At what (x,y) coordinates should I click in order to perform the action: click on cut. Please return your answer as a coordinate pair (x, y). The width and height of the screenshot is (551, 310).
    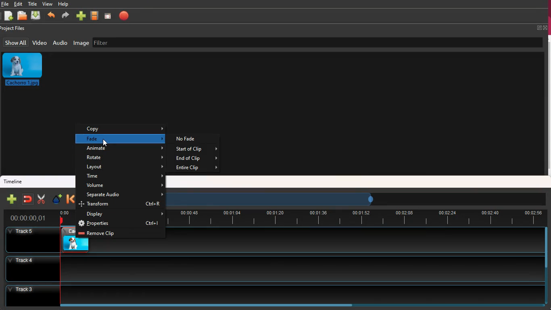
    Looking at the image, I should click on (41, 198).